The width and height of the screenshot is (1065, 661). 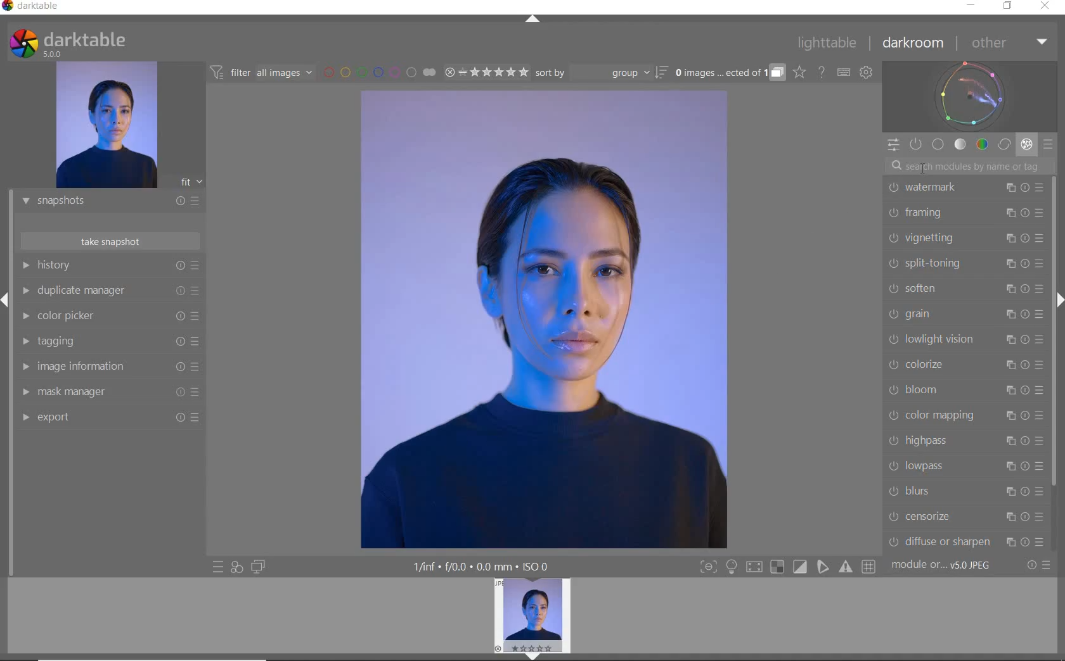 What do you see at coordinates (964, 287) in the screenshot?
I see `SOFTEN` at bounding box center [964, 287].